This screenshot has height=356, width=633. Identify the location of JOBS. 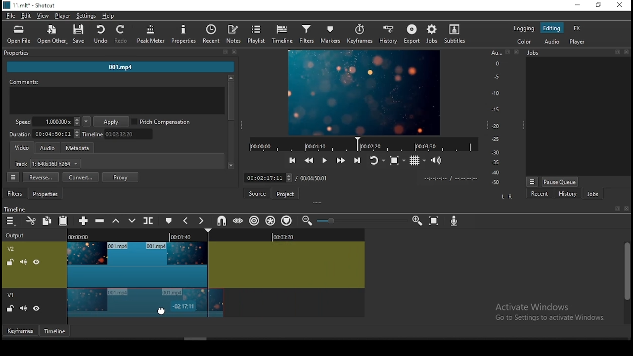
(577, 53).